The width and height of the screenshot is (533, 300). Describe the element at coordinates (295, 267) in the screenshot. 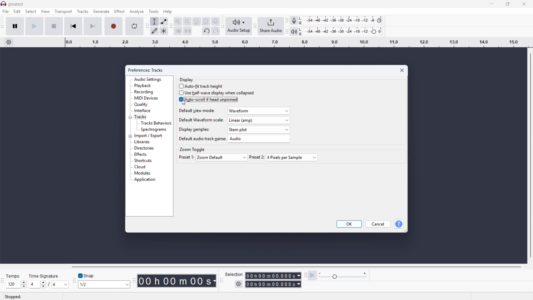

I see `Horizontal scroll bar ` at that location.